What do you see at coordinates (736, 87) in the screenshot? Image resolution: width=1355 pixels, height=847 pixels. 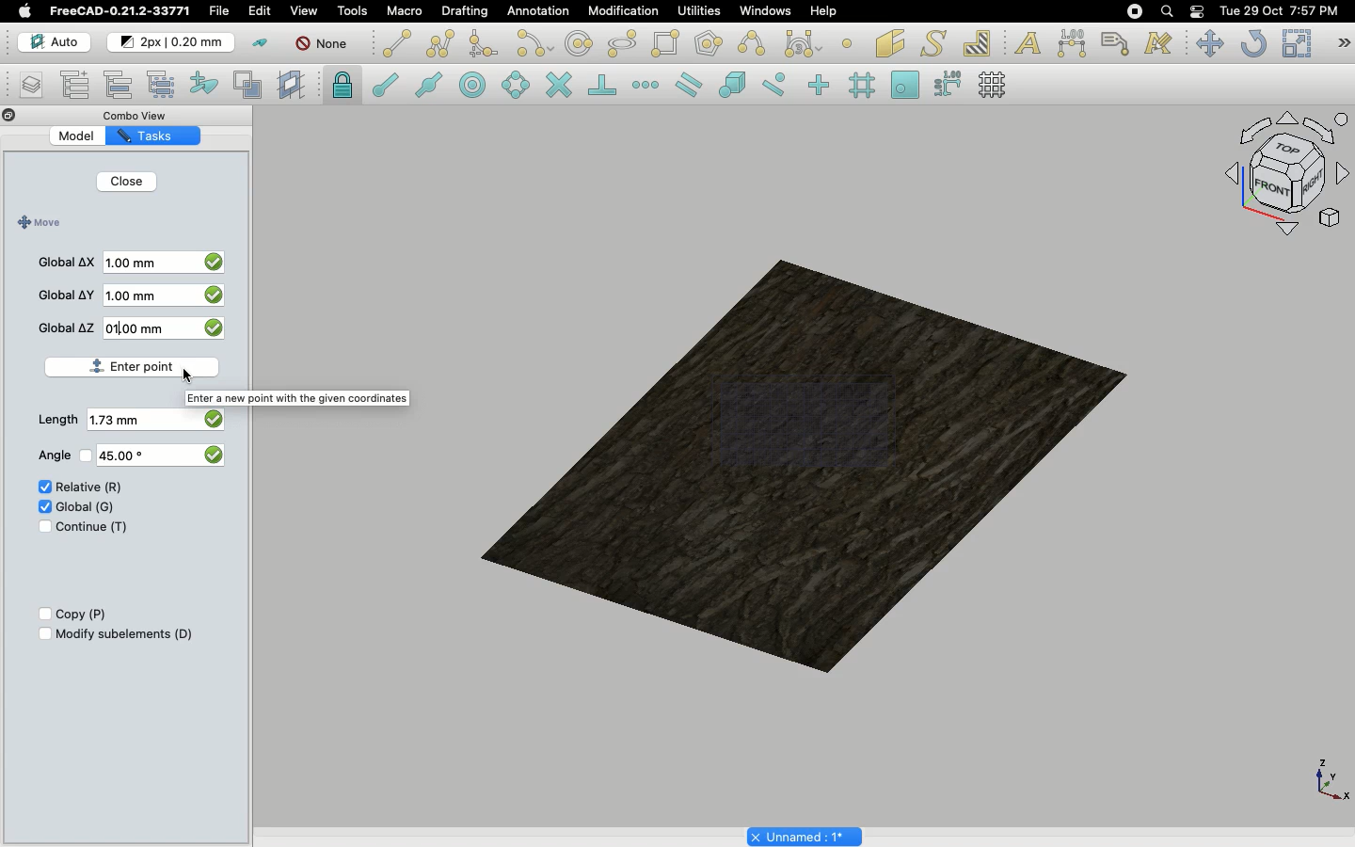 I see `Snap special ` at bounding box center [736, 87].